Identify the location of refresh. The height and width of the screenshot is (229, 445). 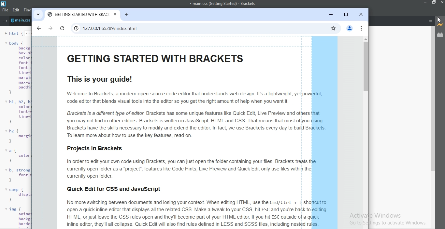
(63, 29).